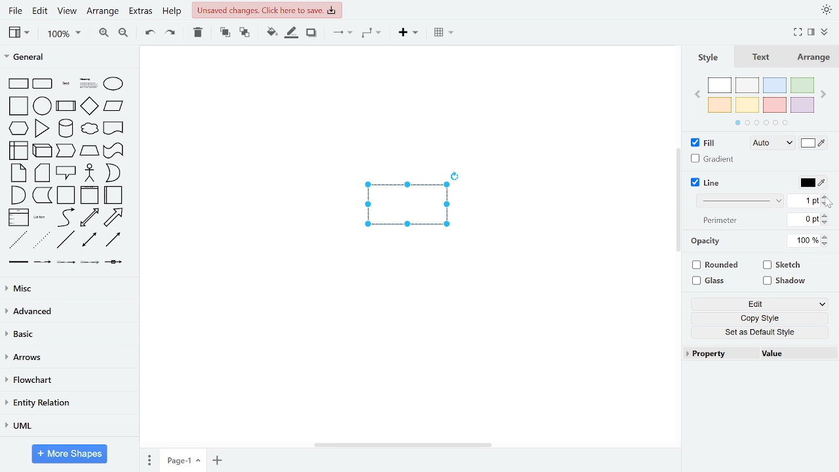 This screenshot has width=839, height=472. What do you see at coordinates (699, 96) in the screenshot?
I see `previous` at bounding box center [699, 96].